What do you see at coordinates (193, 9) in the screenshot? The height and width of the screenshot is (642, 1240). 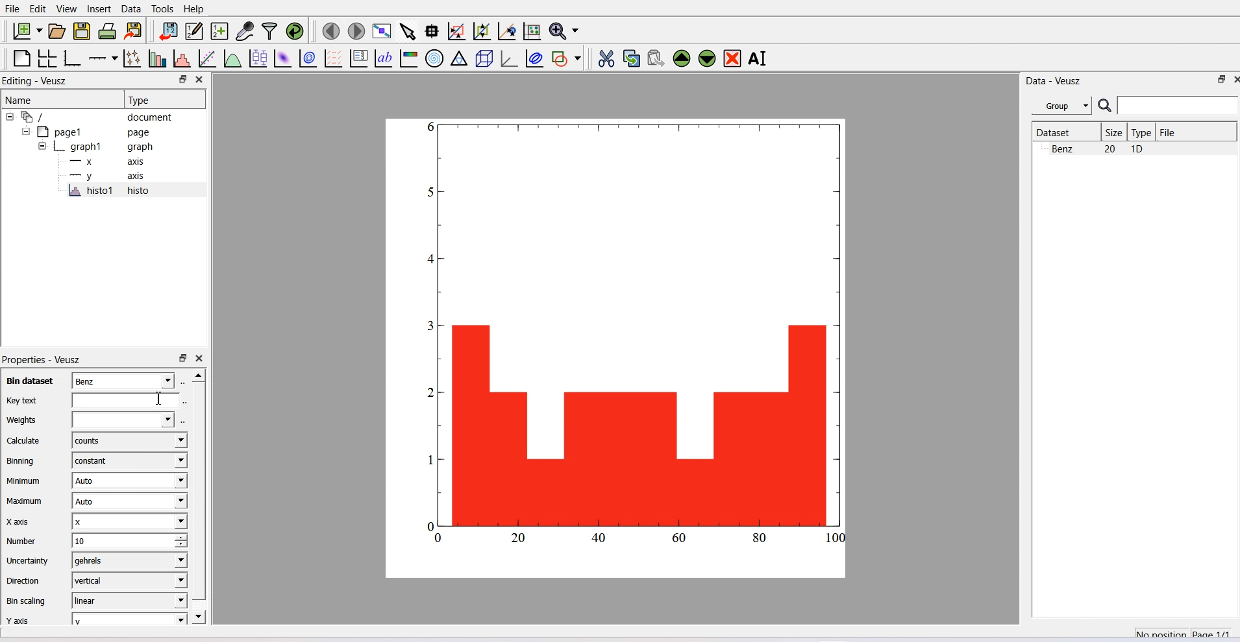 I see `Help` at bounding box center [193, 9].